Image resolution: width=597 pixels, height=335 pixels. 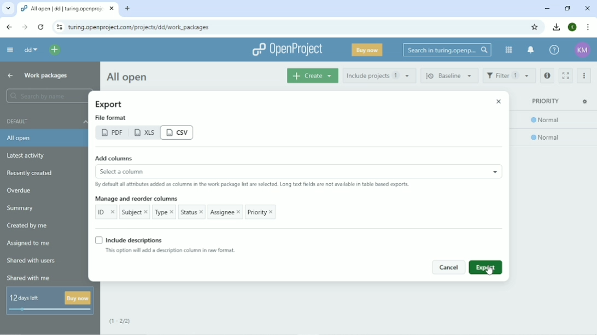 What do you see at coordinates (123, 158) in the screenshot?
I see `Add columns` at bounding box center [123, 158].